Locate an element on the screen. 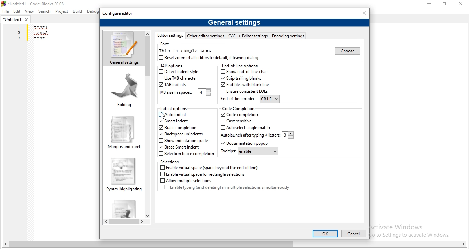  Restore is located at coordinates (445, 3).